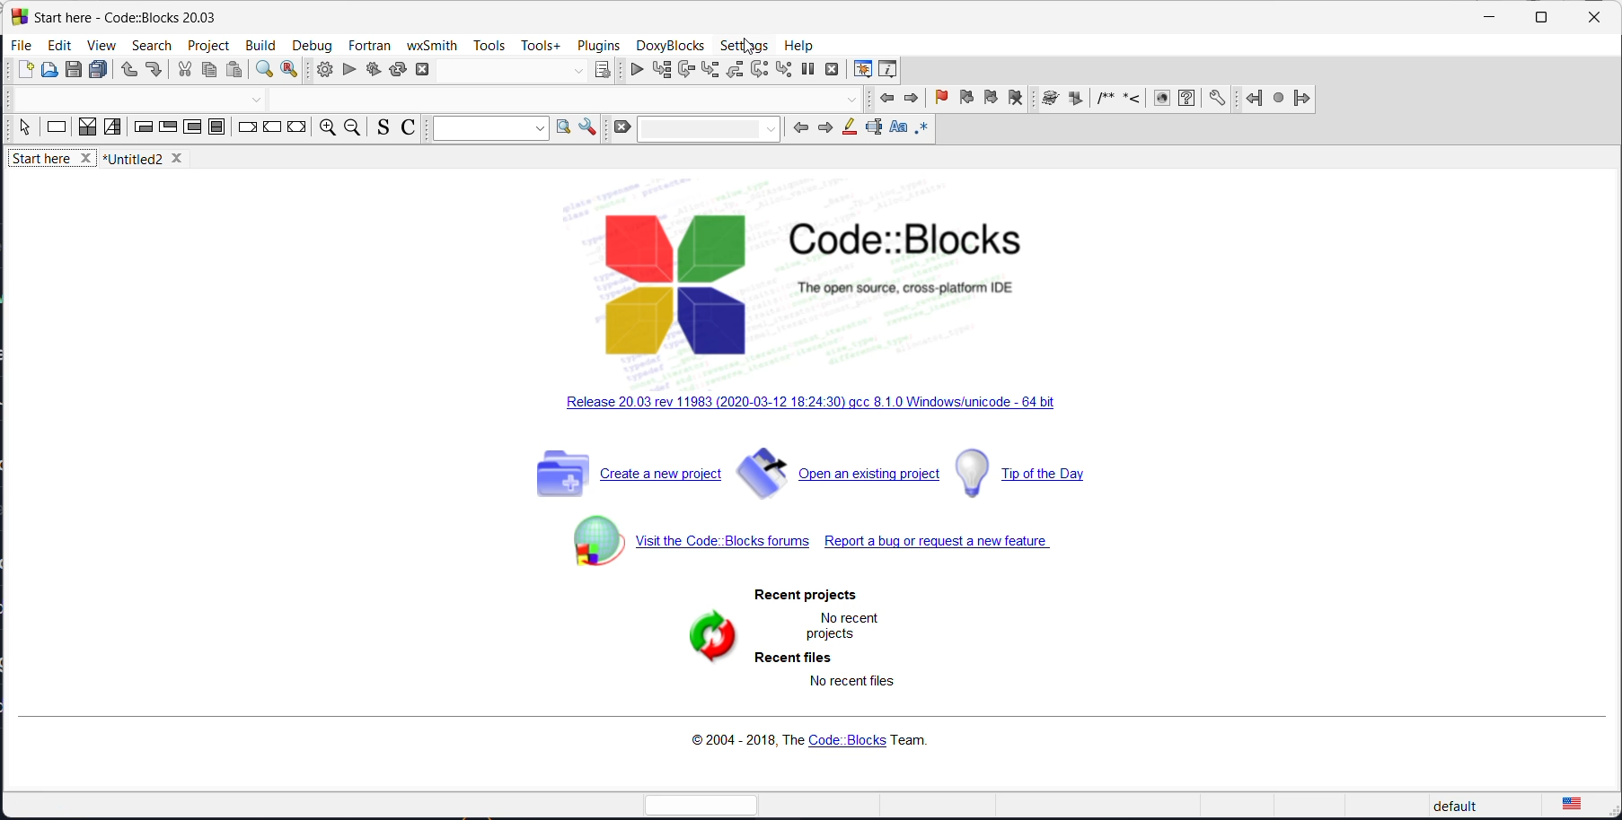 The image size is (1622, 820). What do you see at coordinates (398, 68) in the screenshot?
I see `rebuild` at bounding box center [398, 68].